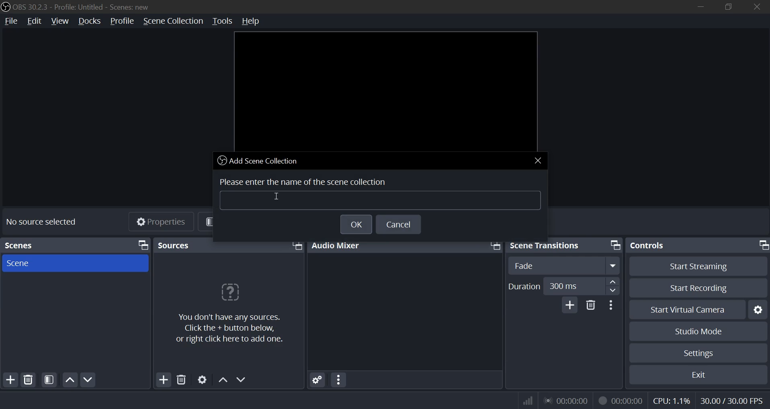  What do you see at coordinates (27, 243) in the screenshot?
I see `Scenes` at bounding box center [27, 243].